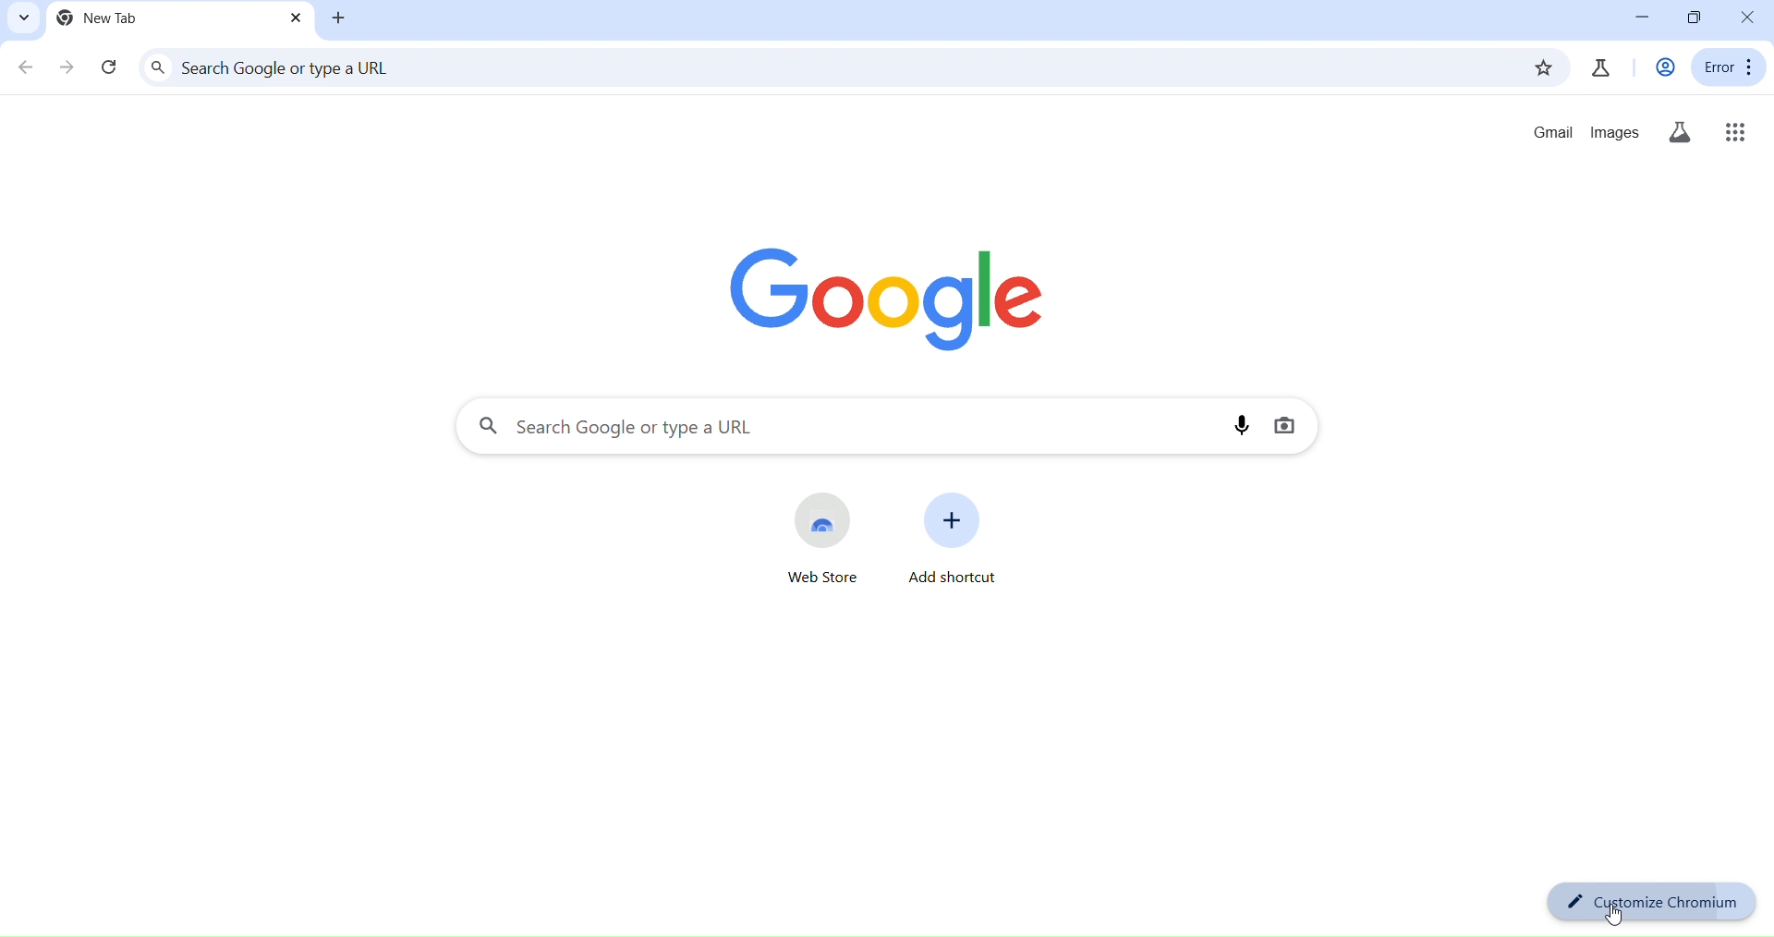 This screenshot has height=937, width=1774. What do you see at coordinates (1651, 901) in the screenshot?
I see `customize chromium` at bounding box center [1651, 901].